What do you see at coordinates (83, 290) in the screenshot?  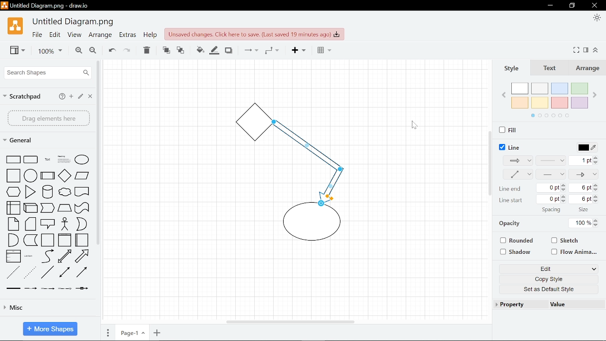 I see `shape` at bounding box center [83, 290].